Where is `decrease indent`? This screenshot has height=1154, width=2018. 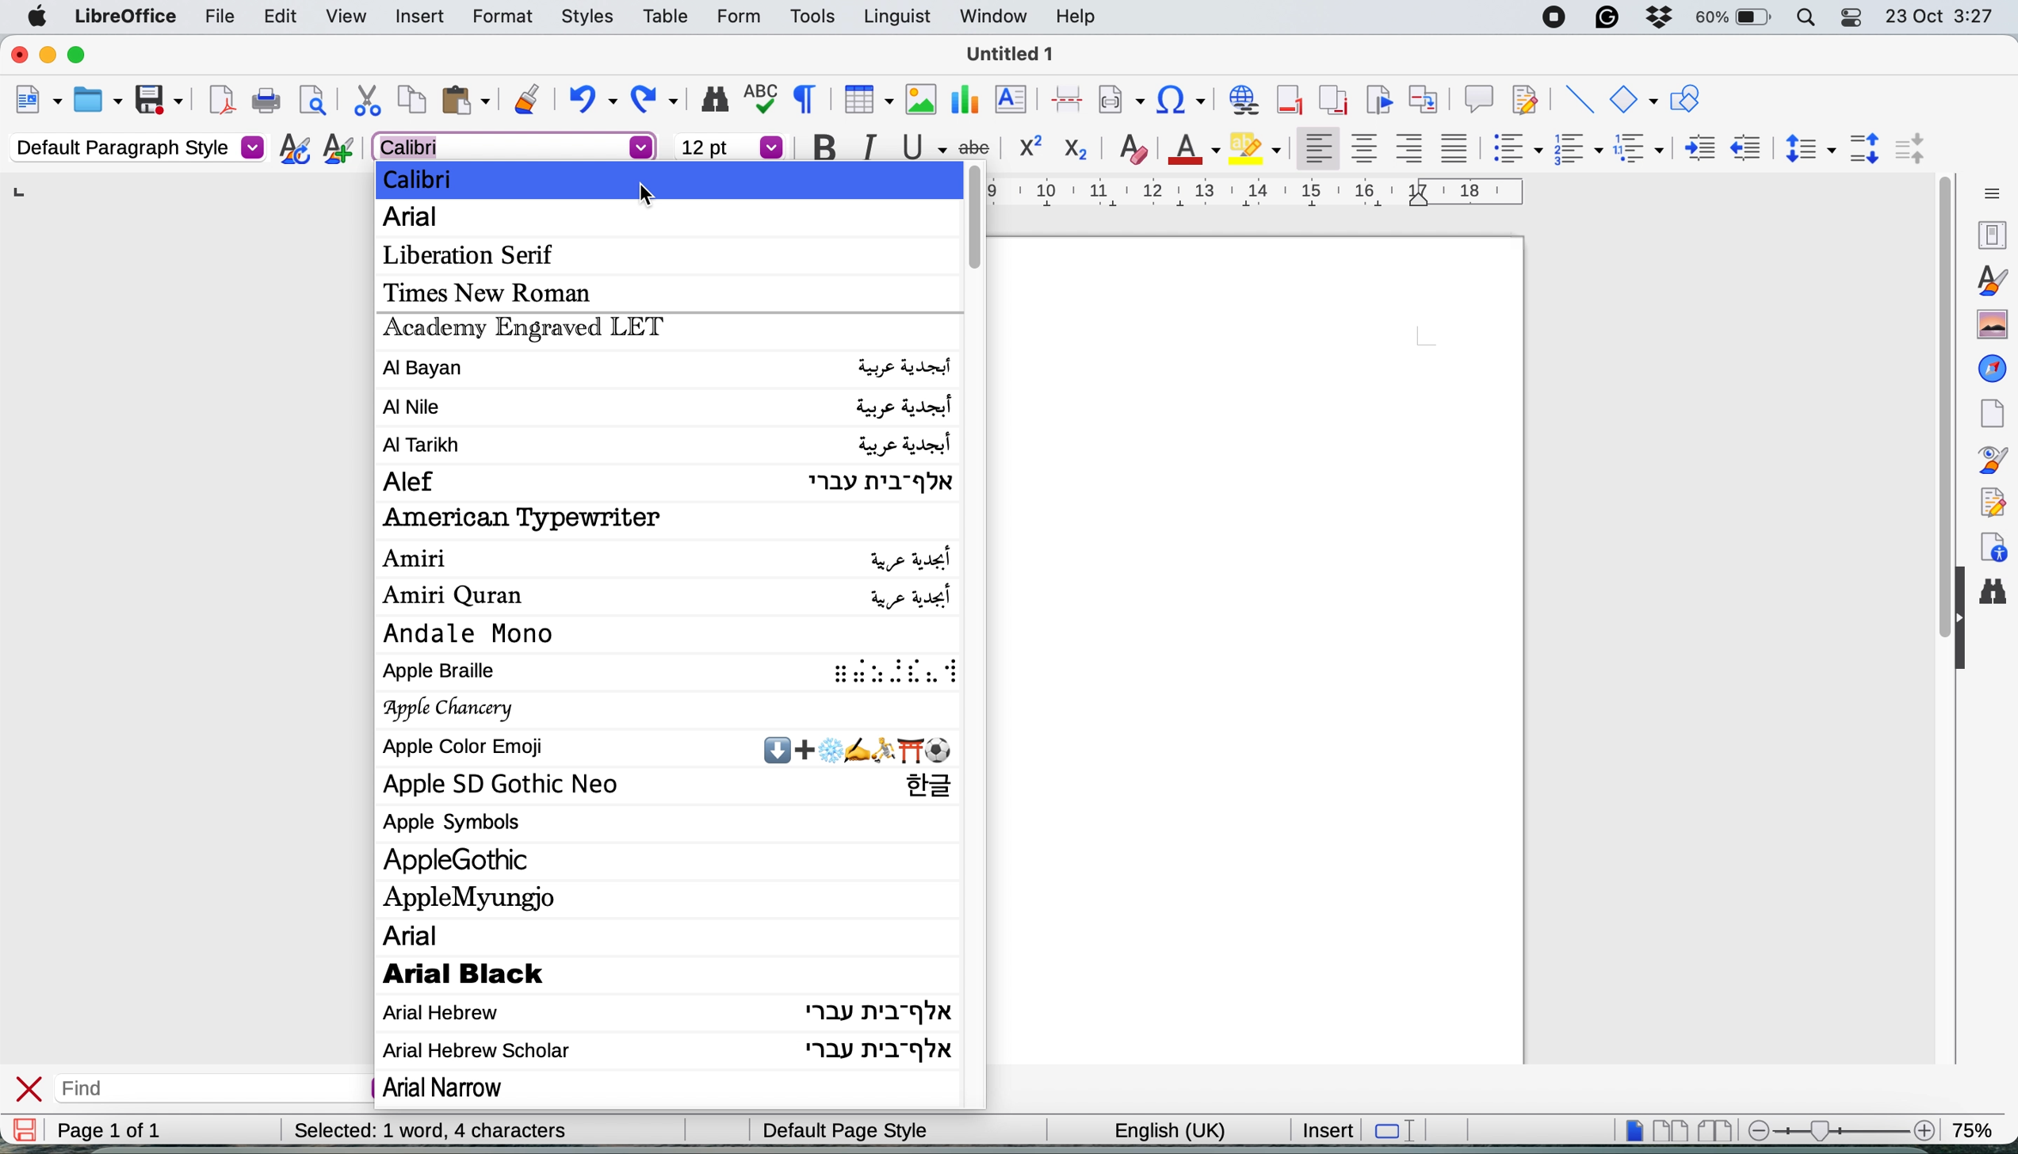
decrease indent is located at coordinates (1744, 148).